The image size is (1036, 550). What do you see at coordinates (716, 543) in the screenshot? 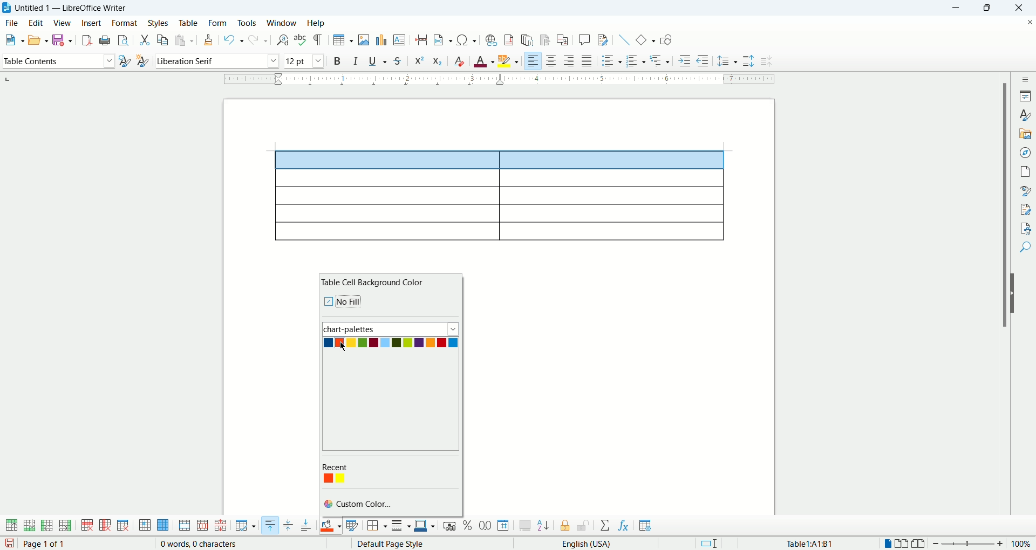
I see `standar selection` at bounding box center [716, 543].